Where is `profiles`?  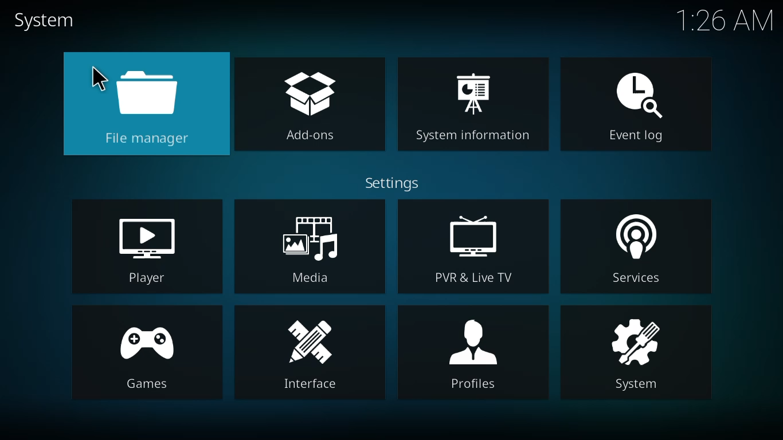 profiles is located at coordinates (473, 355).